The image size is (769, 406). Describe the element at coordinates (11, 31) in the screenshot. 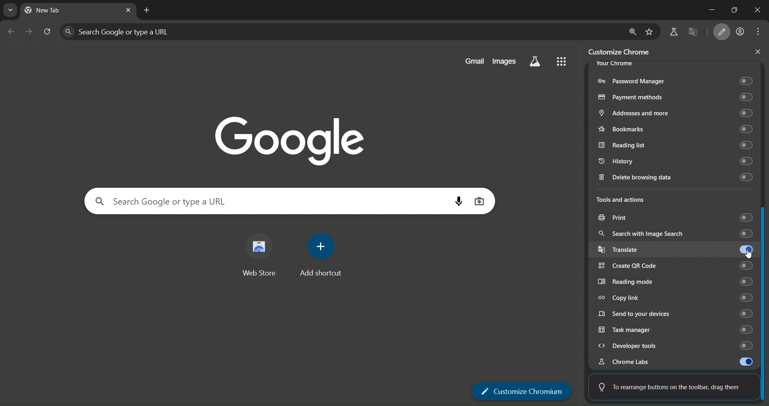

I see `go back one page` at that location.